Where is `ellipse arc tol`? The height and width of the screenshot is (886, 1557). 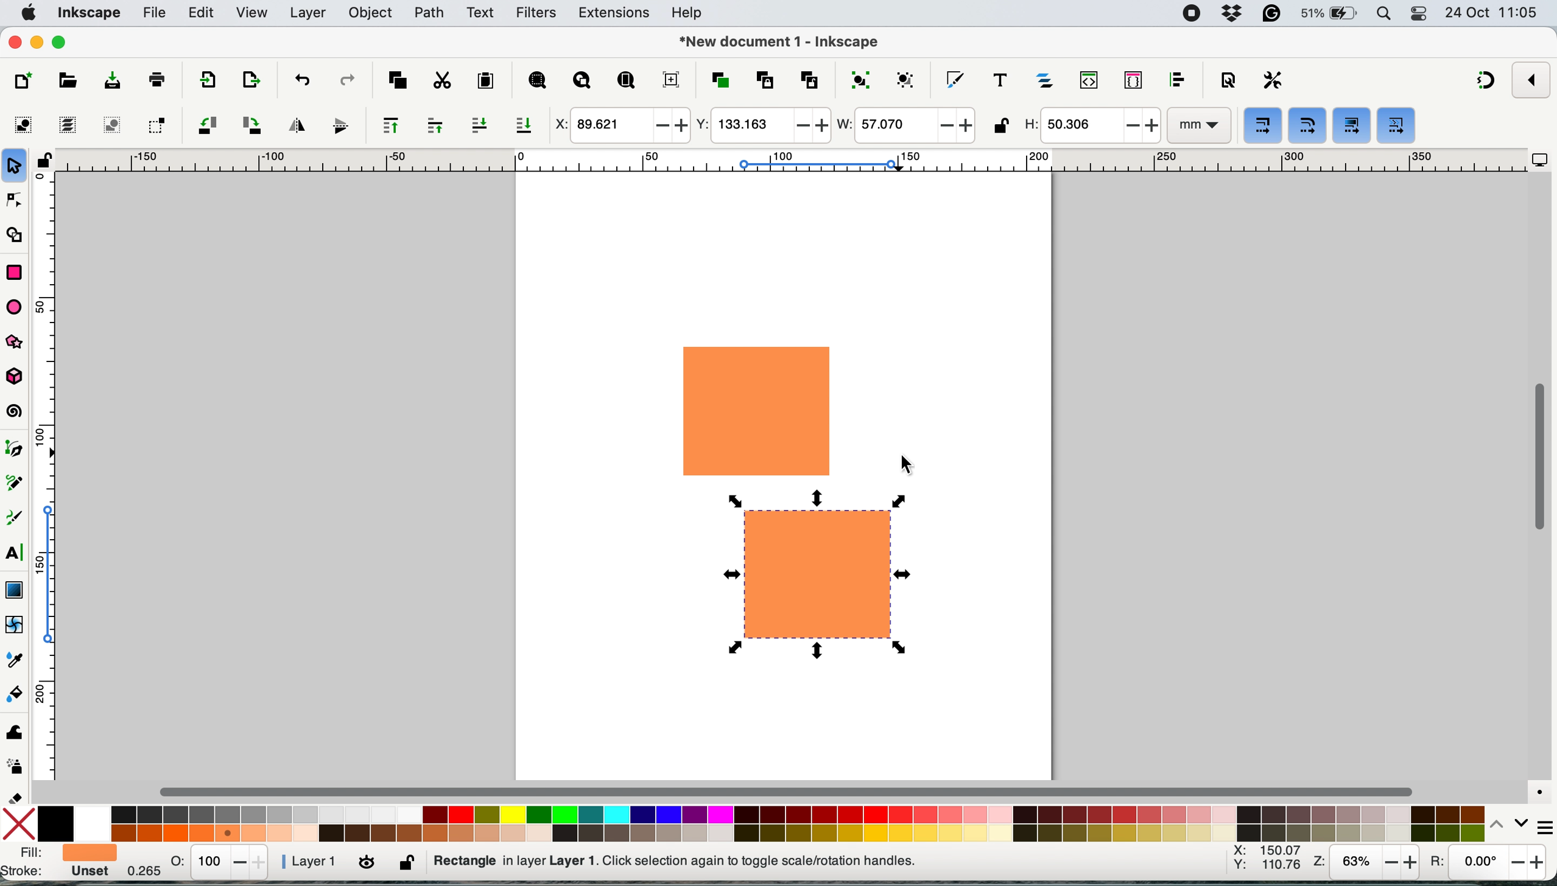
ellipse arc tol is located at coordinates (18, 306).